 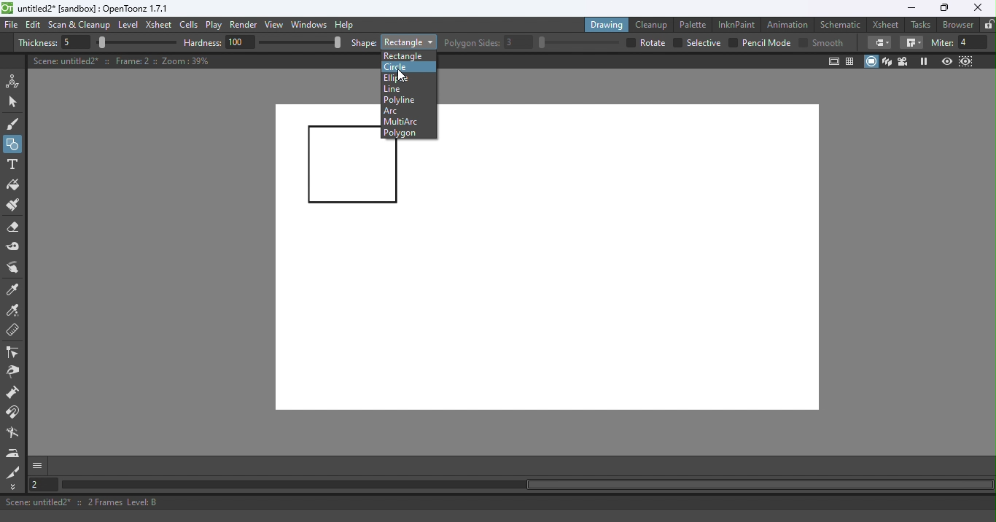 I want to click on Iron tool, so click(x=15, y=453).